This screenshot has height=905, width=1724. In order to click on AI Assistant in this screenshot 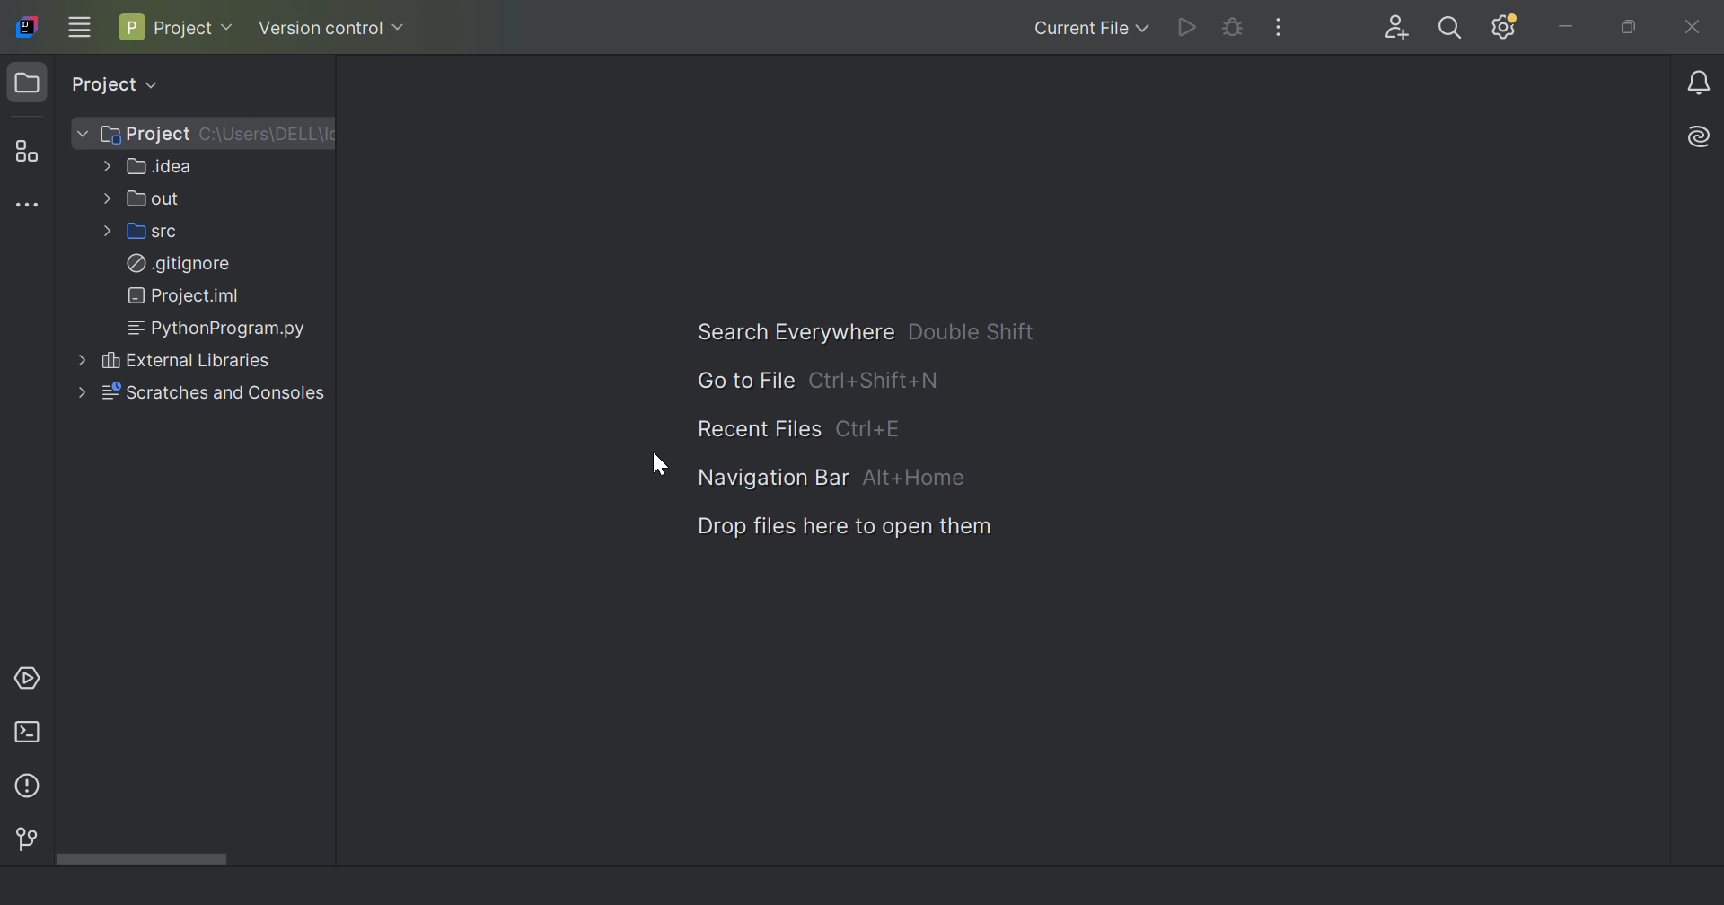, I will do `click(1702, 134)`.